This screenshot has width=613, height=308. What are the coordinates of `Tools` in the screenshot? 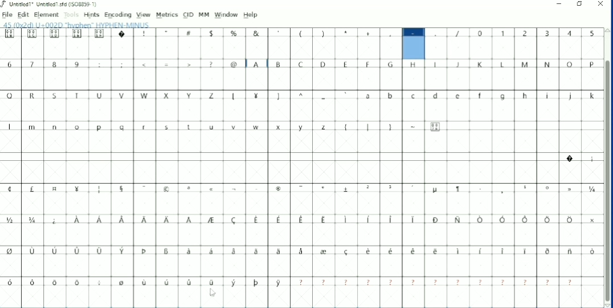 It's located at (71, 15).